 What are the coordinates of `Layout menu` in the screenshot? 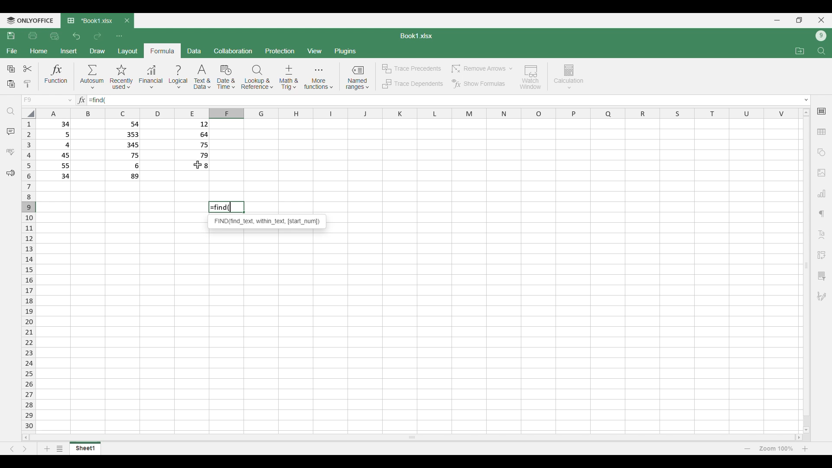 It's located at (128, 51).